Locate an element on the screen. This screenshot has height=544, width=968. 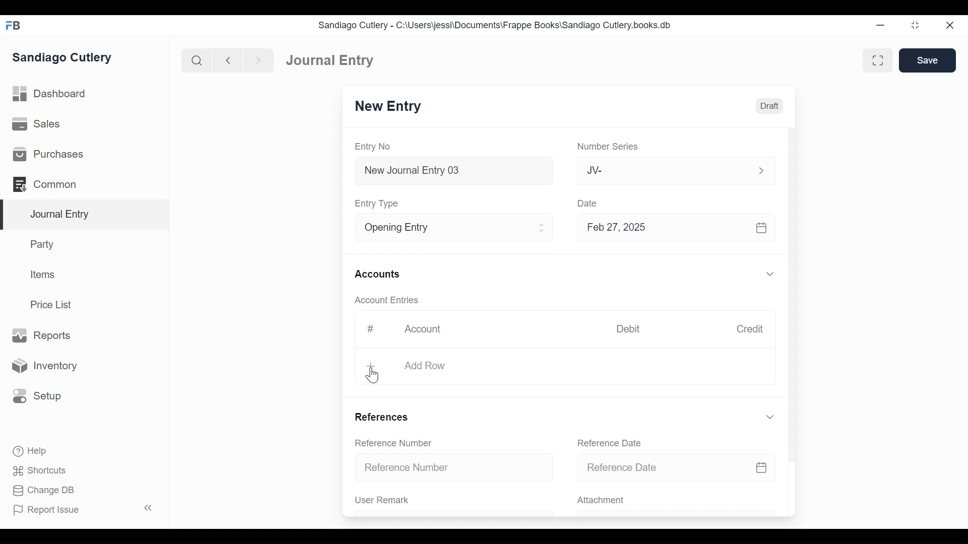
Cursor is located at coordinates (375, 377).